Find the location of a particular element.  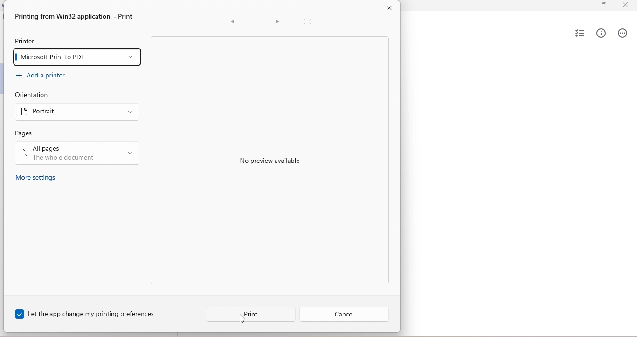

pages is located at coordinates (23, 133).